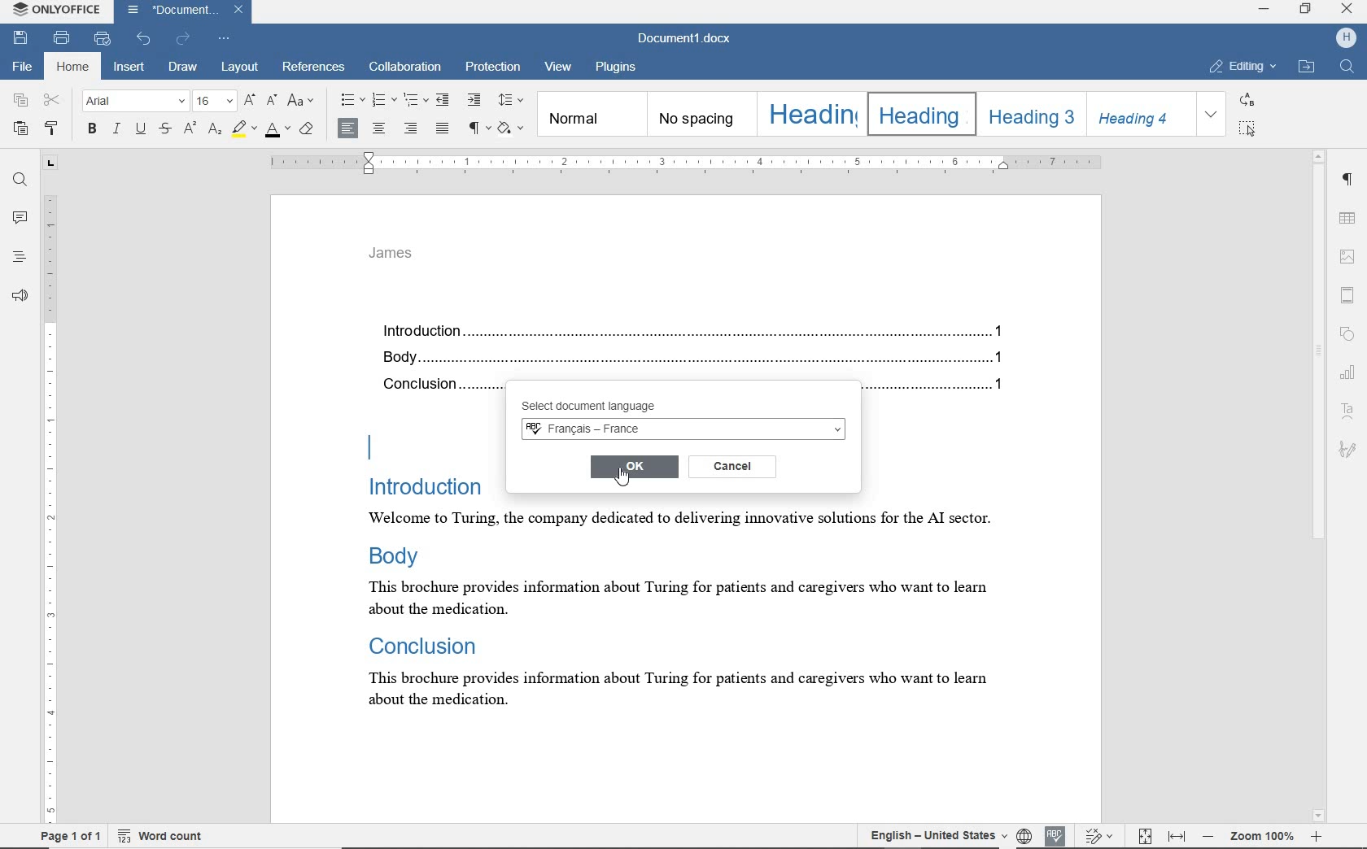 Image resolution: width=1367 pixels, height=849 pixels. What do you see at coordinates (1347, 448) in the screenshot?
I see `signature` at bounding box center [1347, 448].